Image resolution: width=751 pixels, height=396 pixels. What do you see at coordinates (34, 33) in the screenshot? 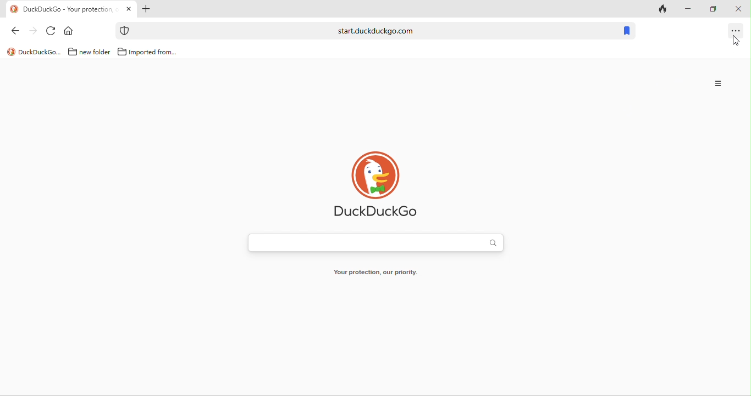
I see `forward` at bounding box center [34, 33].